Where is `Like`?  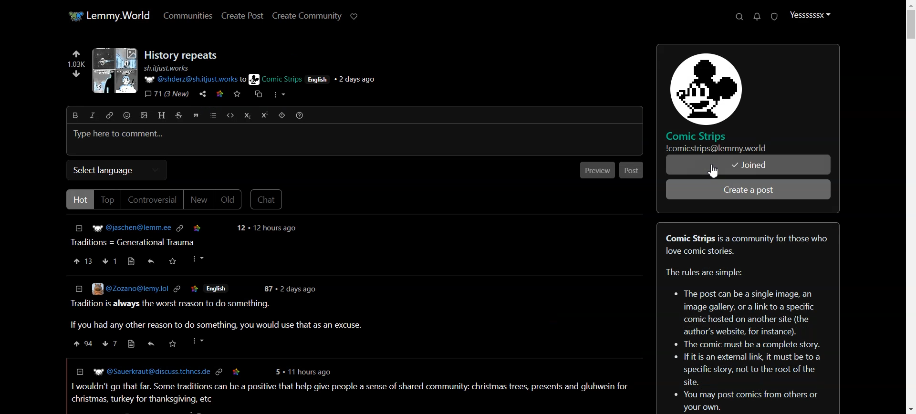 Like is located at coordinates (80, 344).